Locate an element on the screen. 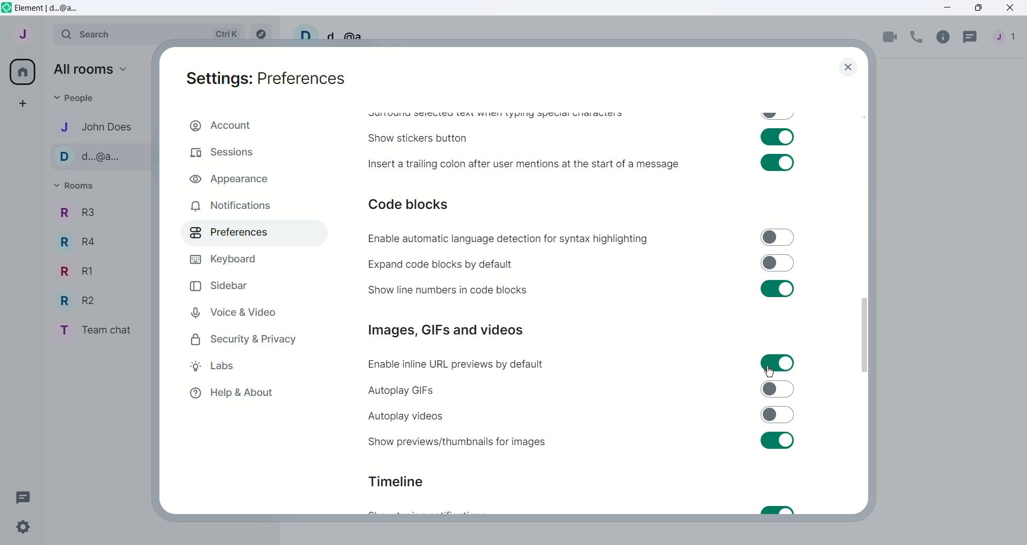  R3 - Room Name is located at coordinates (76, 213).